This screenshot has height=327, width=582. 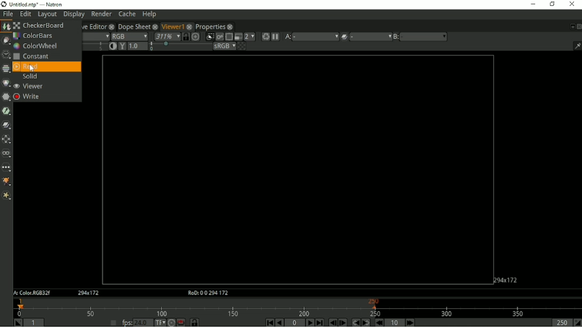 What do you see at coordinates (171, 26) in the screenshot?
I see `Viewer` at bounding box center [171, 26].